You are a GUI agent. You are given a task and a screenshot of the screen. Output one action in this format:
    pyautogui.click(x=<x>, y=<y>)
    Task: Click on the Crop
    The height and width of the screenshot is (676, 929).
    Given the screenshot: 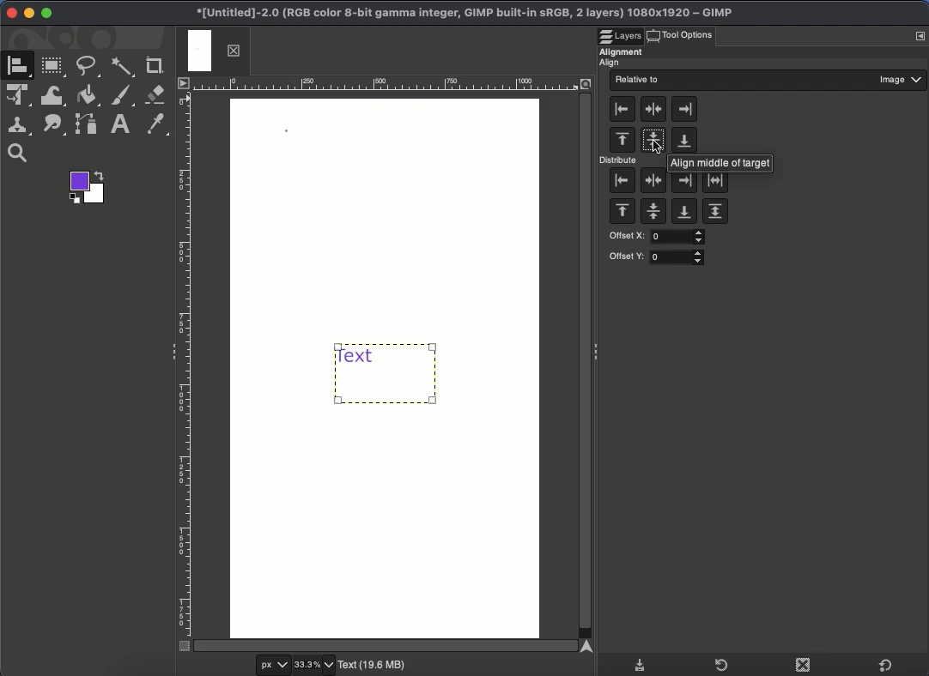 What is the action you would take?
    pyautogui.click(x=155, y=65)
    